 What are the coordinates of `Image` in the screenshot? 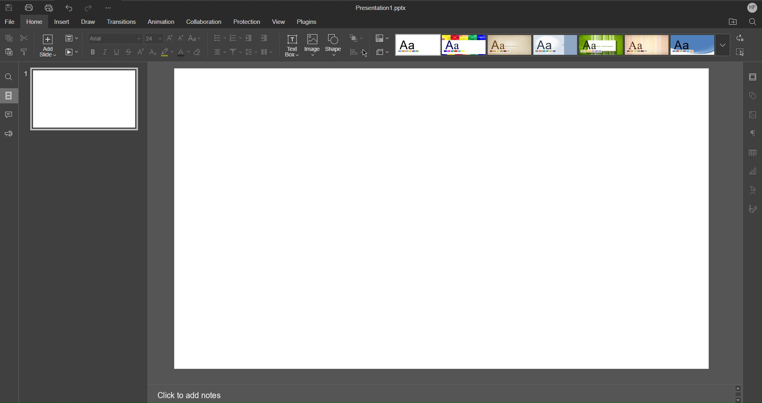 It's located at (313, 46).